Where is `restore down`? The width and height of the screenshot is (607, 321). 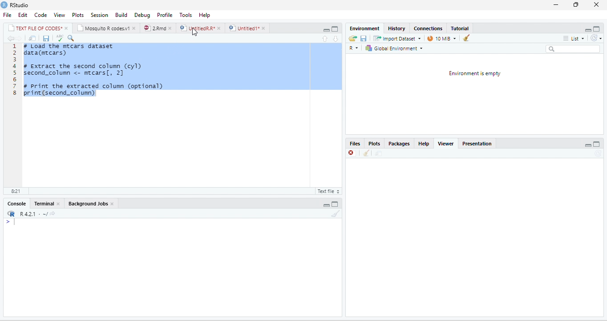 restore down is located at coordinates (575, 5).